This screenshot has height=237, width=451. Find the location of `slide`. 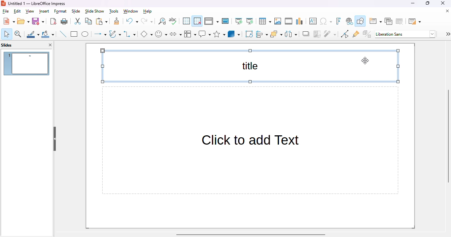

slide is located at coordinates (76, 12).